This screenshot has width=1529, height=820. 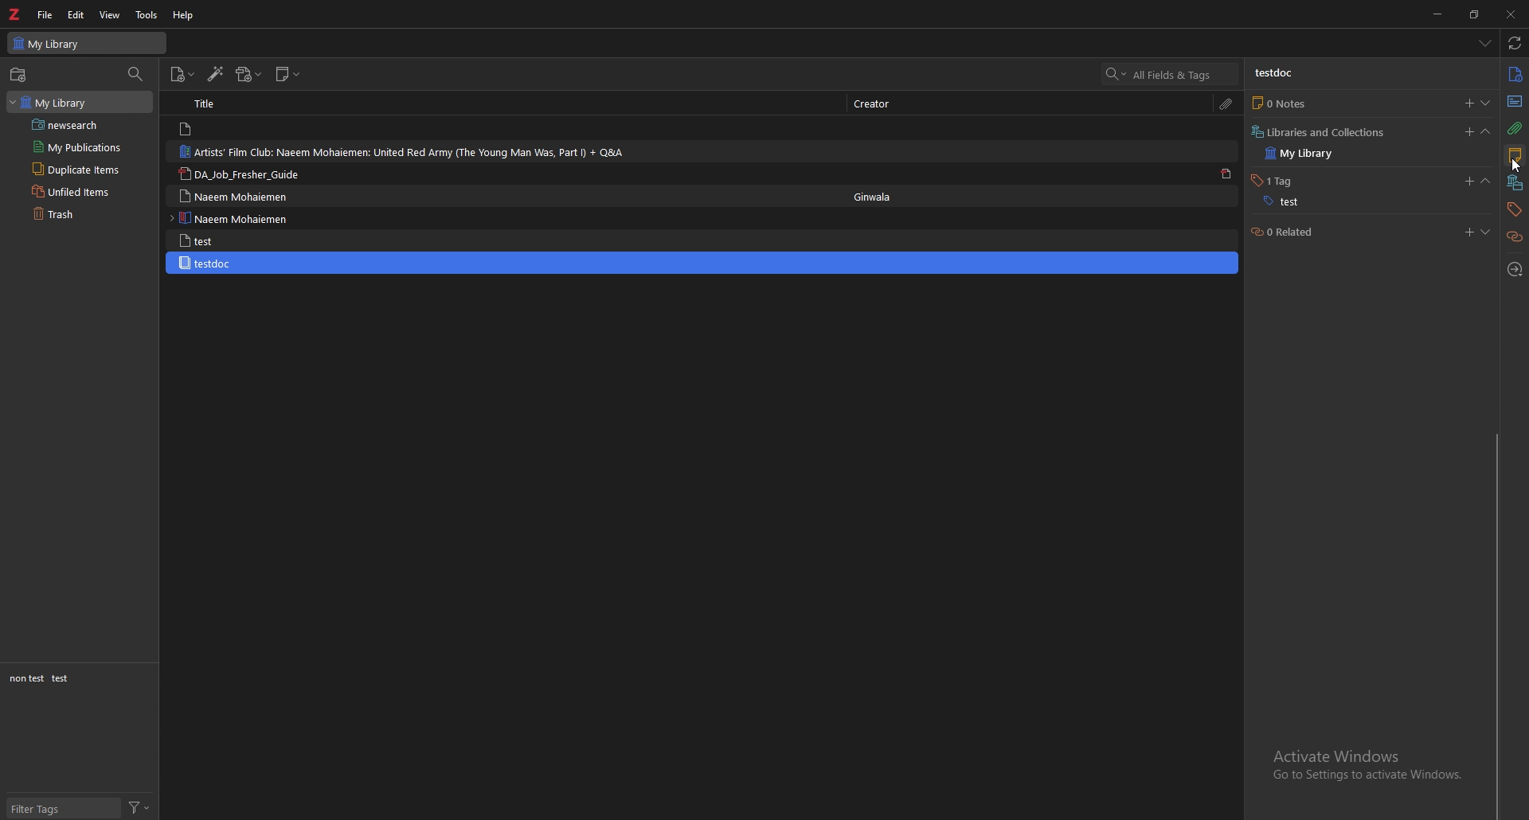 I want to click on sync with zotero.org, so click(x=1515, y=43).